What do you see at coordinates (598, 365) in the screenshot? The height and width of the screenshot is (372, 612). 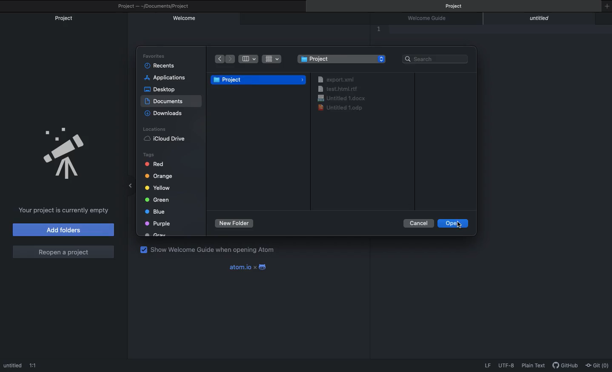 I see `Git` at bounding box center [598, 365].